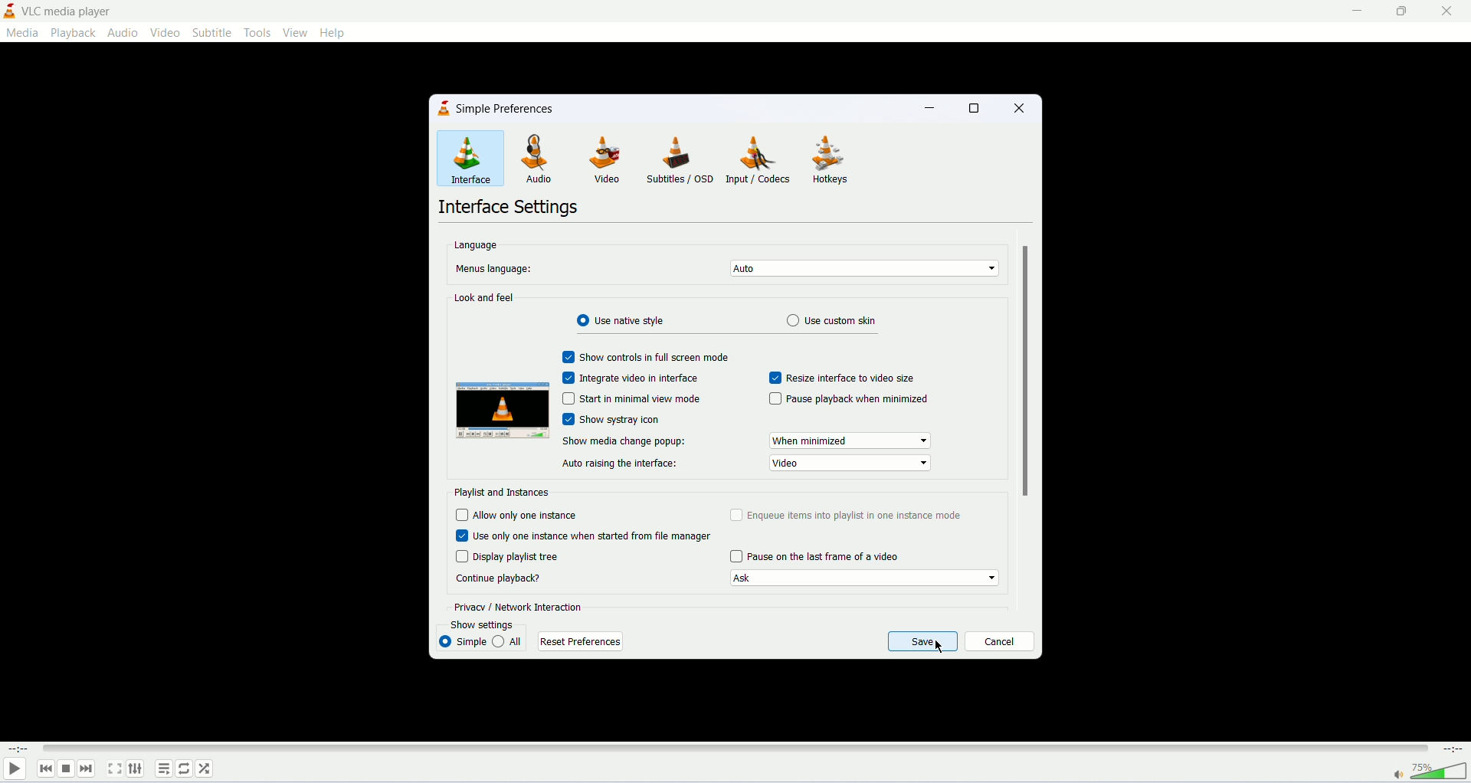 This screenshot has width=1471, height=783. What do you see at coordinates (66, 12) in the screenshot?
I see `vlc media player` at bounding box center [66, 12].